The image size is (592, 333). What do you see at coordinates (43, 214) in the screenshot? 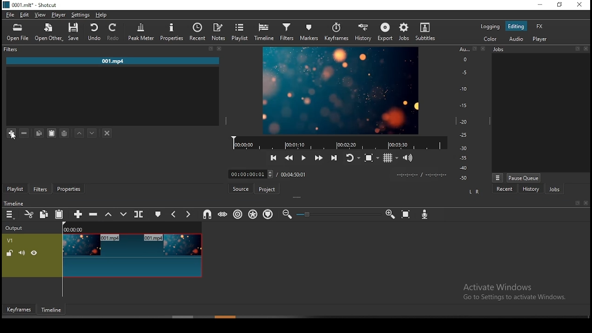
I see `copy` at bounding box center [43, 214].